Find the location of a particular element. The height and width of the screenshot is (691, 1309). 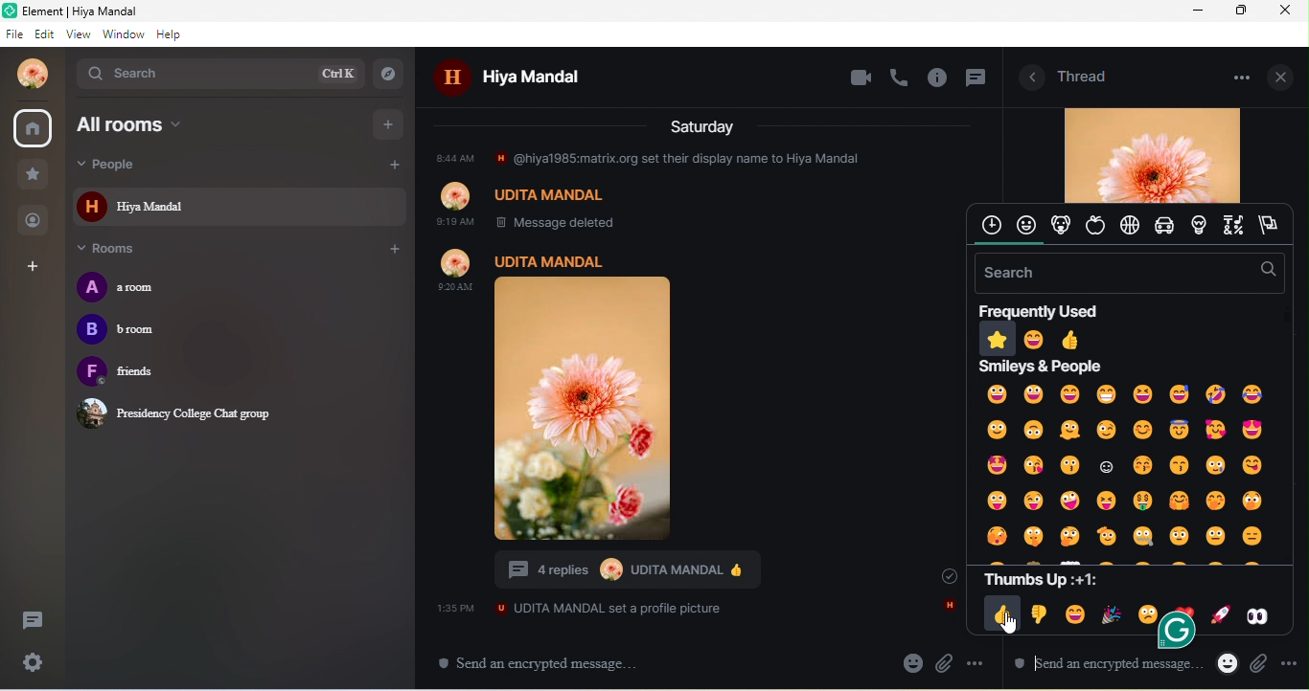

a room is located at coordinates (134, 287).